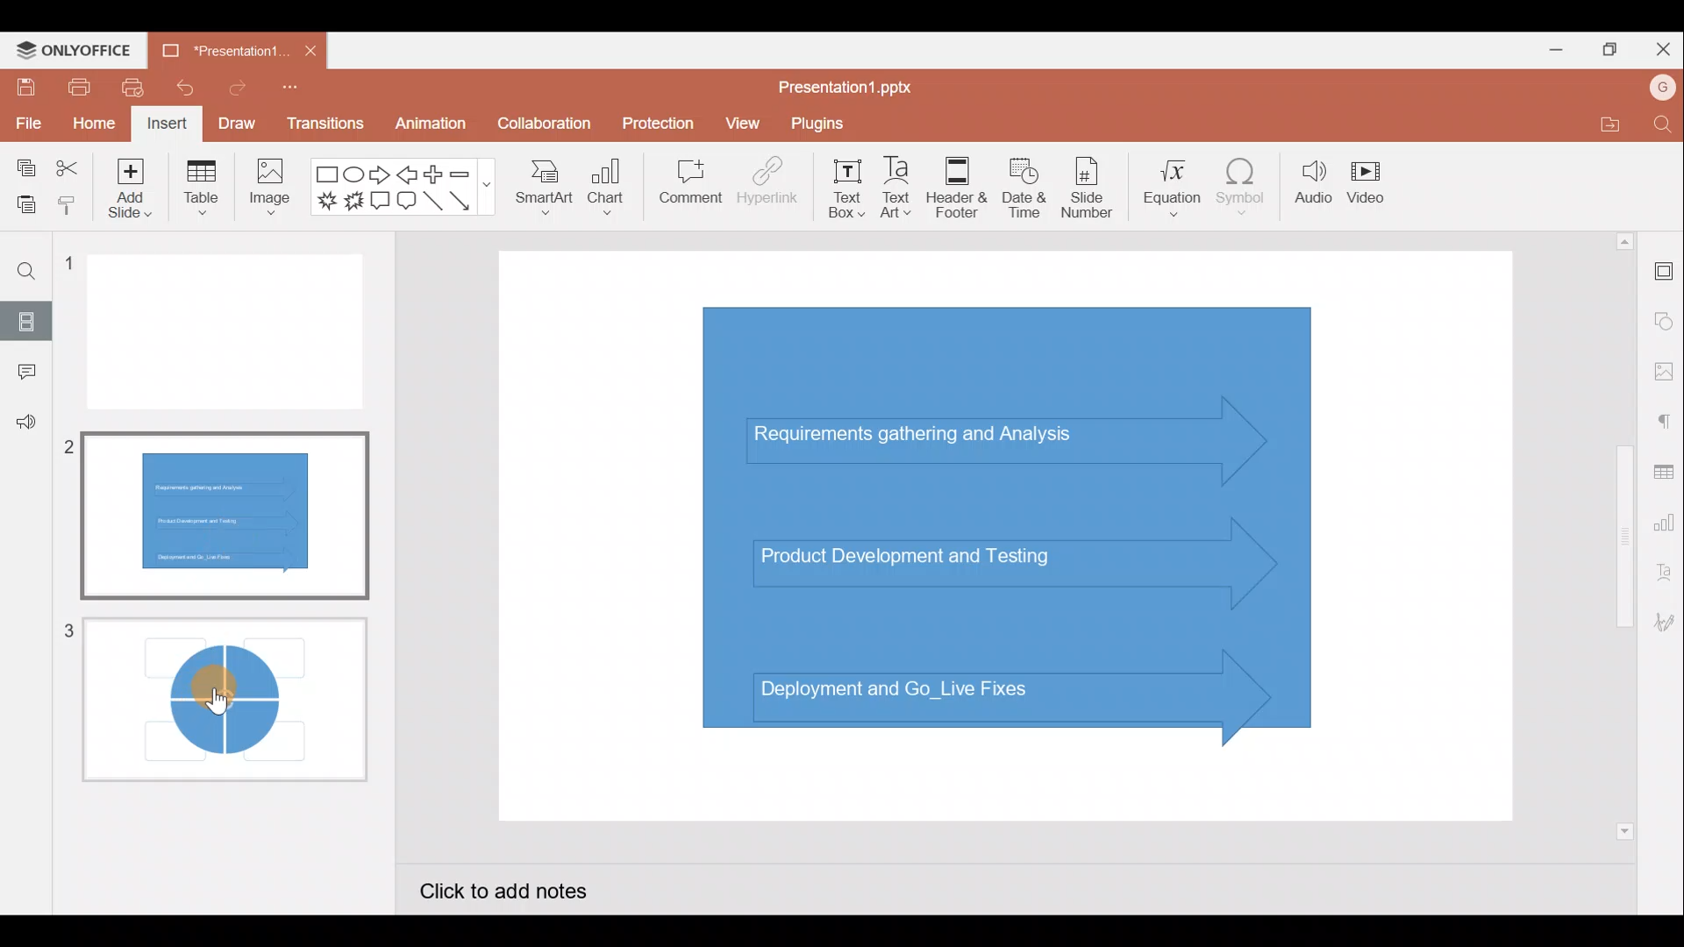 This screenshot has height=947, width=1684. What do you see at coordinates (23, 88) in the screenshot?
I see `Save` at bounding box center [23, 88].